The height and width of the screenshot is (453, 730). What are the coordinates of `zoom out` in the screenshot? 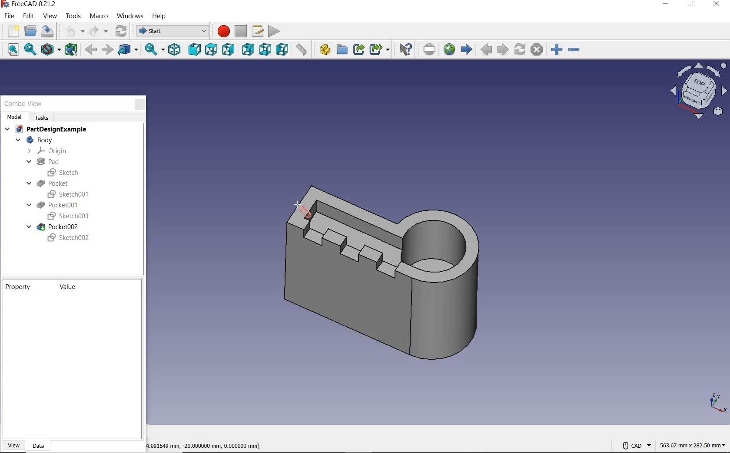 It's located at (574, 50).